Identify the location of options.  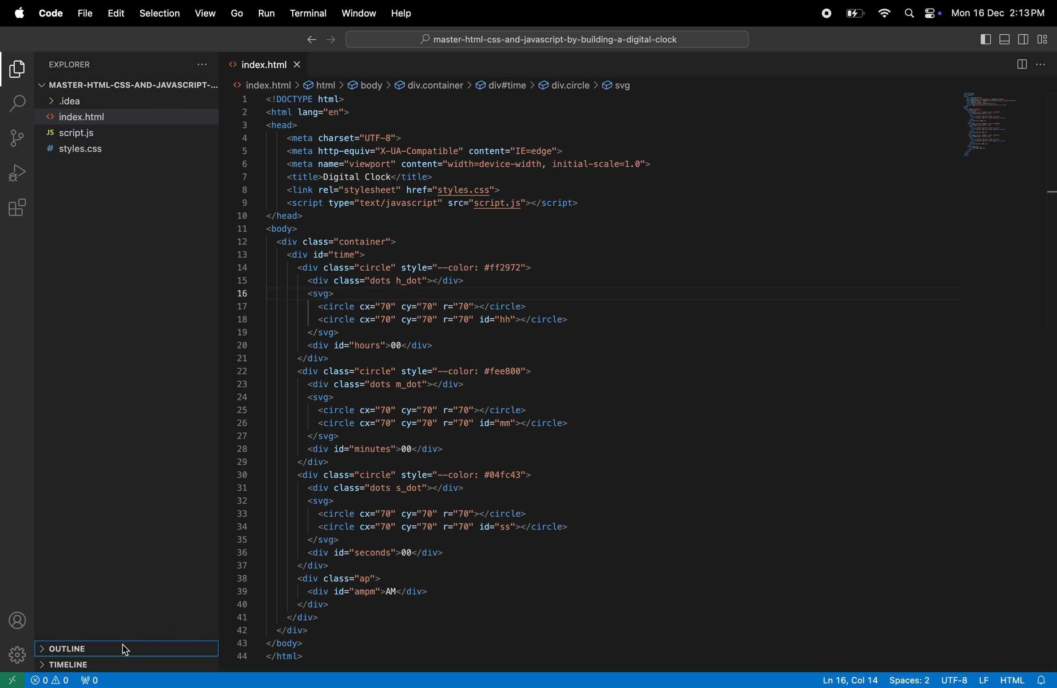
(199, 64).